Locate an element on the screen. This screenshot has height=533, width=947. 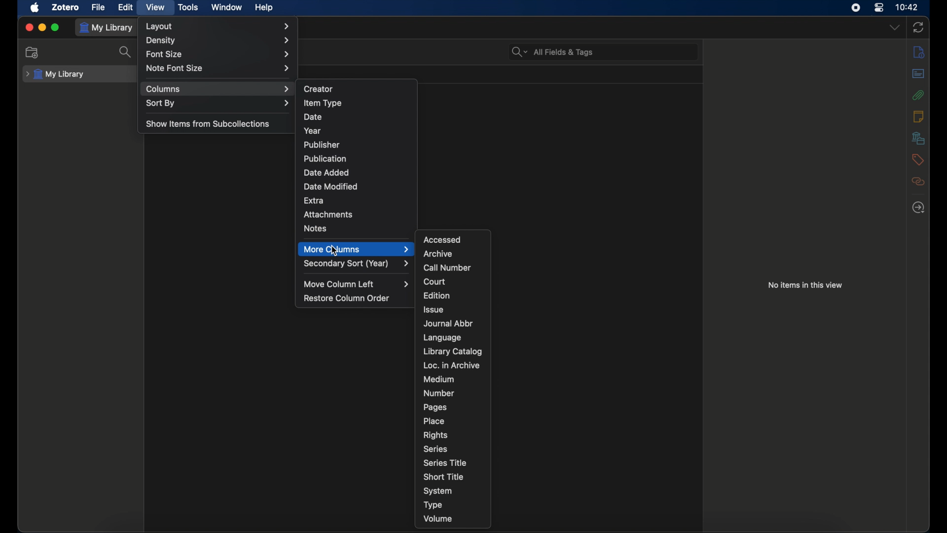
volume is located at coordinates (438, 519).